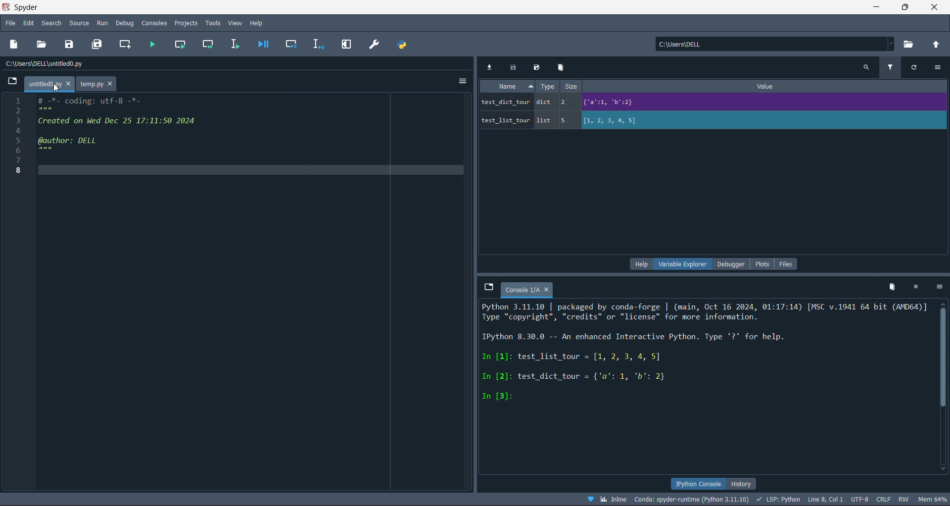 This screenshot has height=506, width=950. Describe the element at coordinates (918, 69) in the screenshot. I see `refresh` at that location.